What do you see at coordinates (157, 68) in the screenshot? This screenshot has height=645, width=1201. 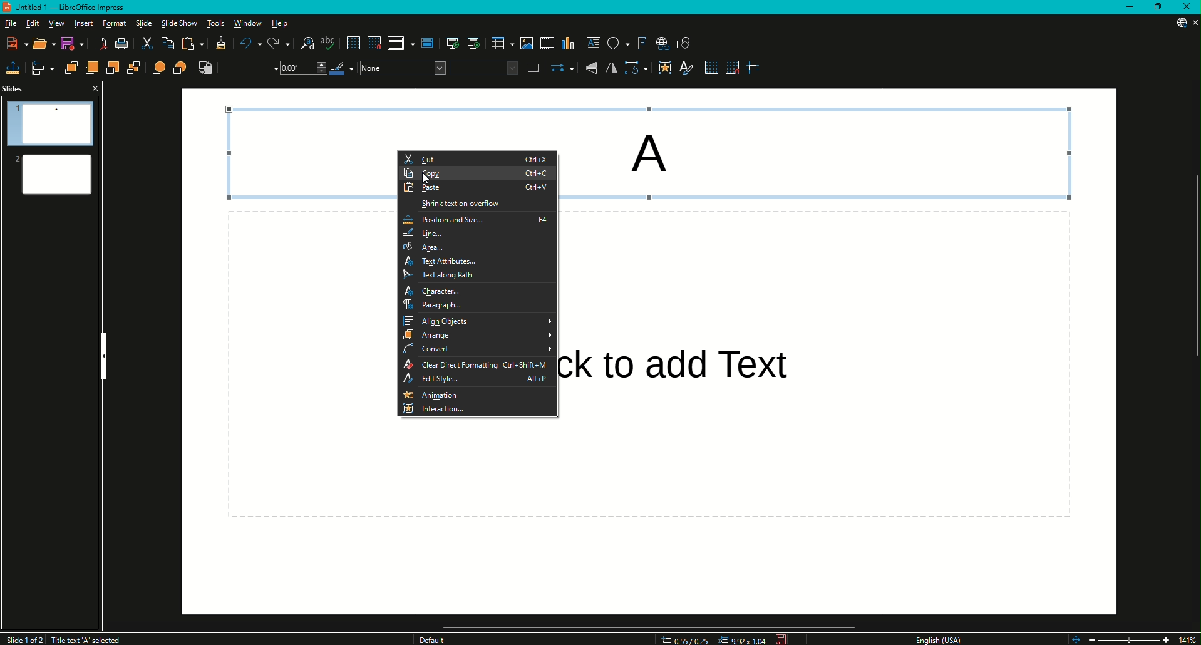 I see `In Front of Object` at bounding box center [157, 68].